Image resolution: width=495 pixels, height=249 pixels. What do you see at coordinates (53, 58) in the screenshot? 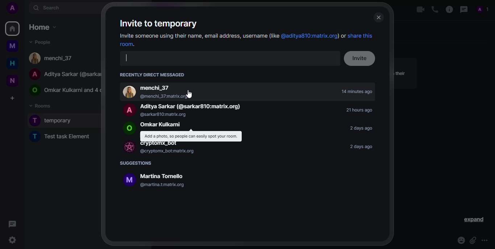
I see `people` at bounding box center [53, 58].